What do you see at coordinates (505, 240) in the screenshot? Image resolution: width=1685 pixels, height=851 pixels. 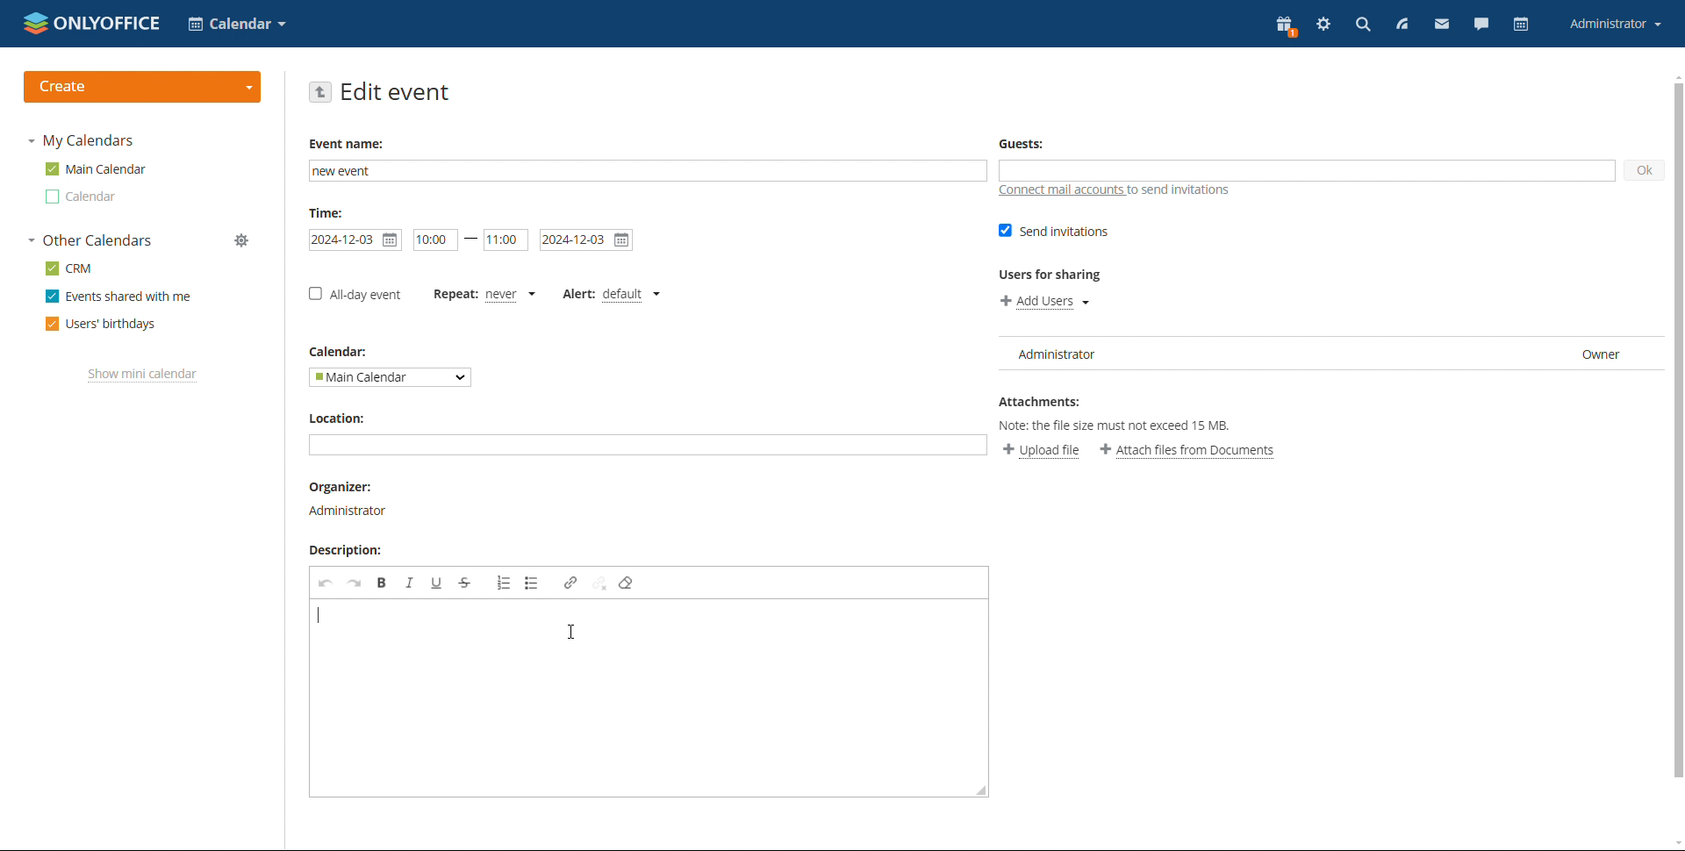 I see `end time` at bounding box center [505, 240].